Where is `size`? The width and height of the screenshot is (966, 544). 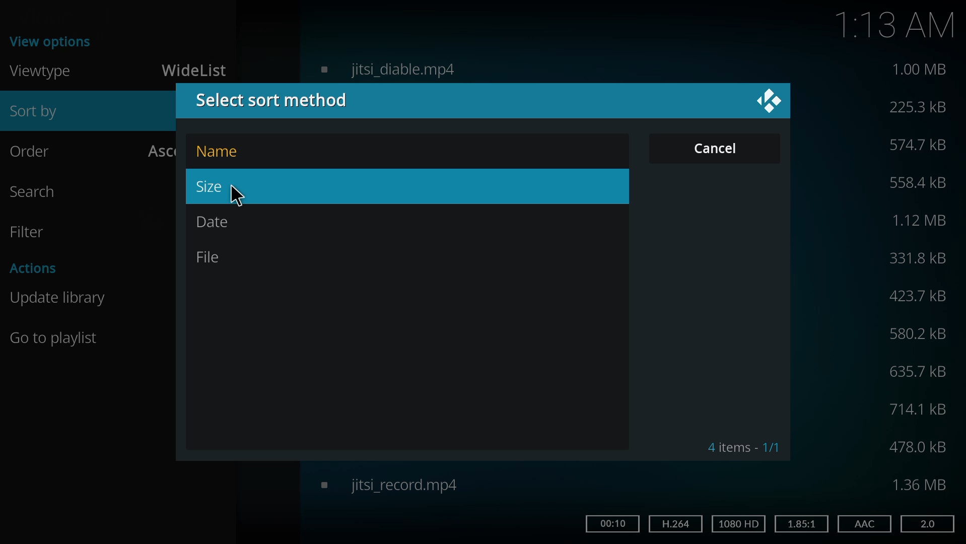 size is located at coordinates (924, 219).